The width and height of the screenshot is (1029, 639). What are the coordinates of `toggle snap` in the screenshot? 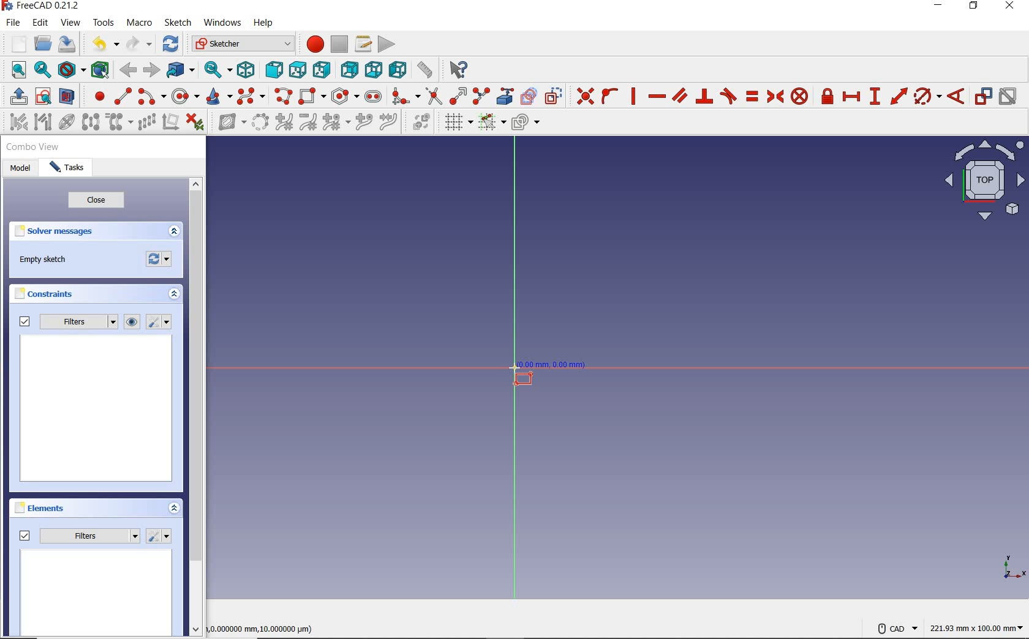 It's located at (491, 123).